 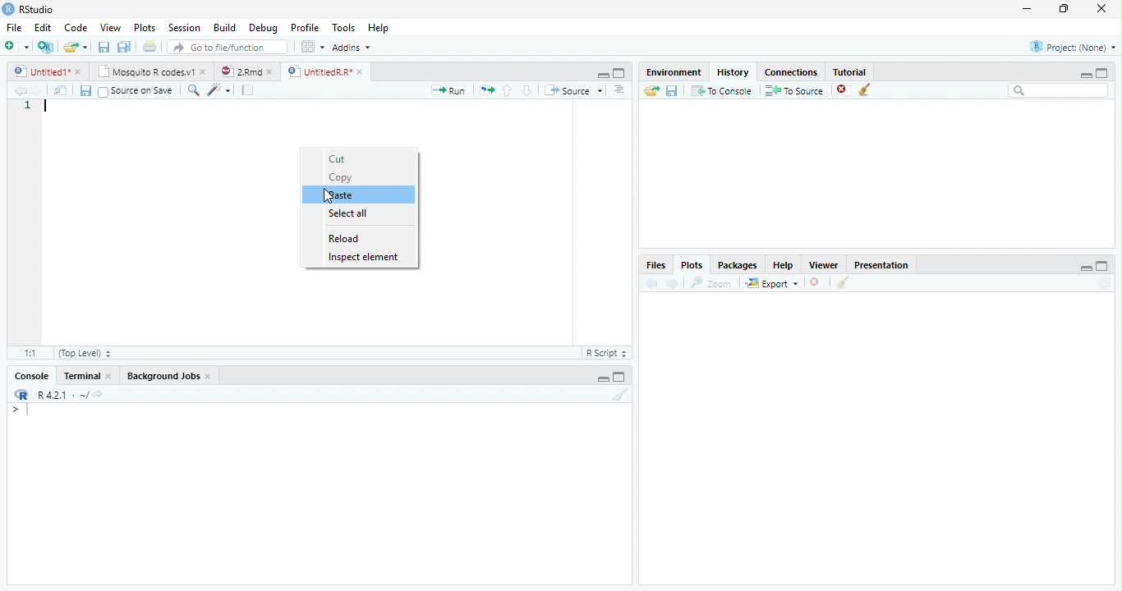 I want to click on To source, so click(x=795, y=91).